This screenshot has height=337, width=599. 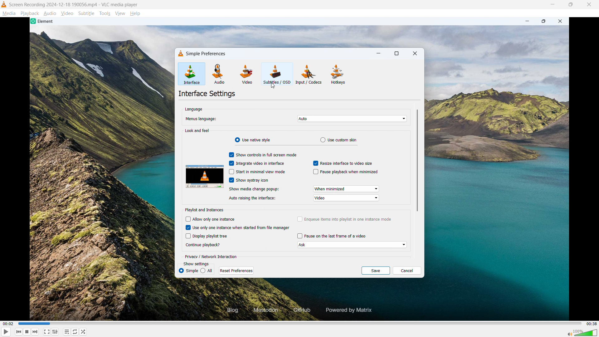 What do you see at coordinates (19, 332) in the screenshot?
I see `Backward or previous media ` at bounding box center [19, 332].